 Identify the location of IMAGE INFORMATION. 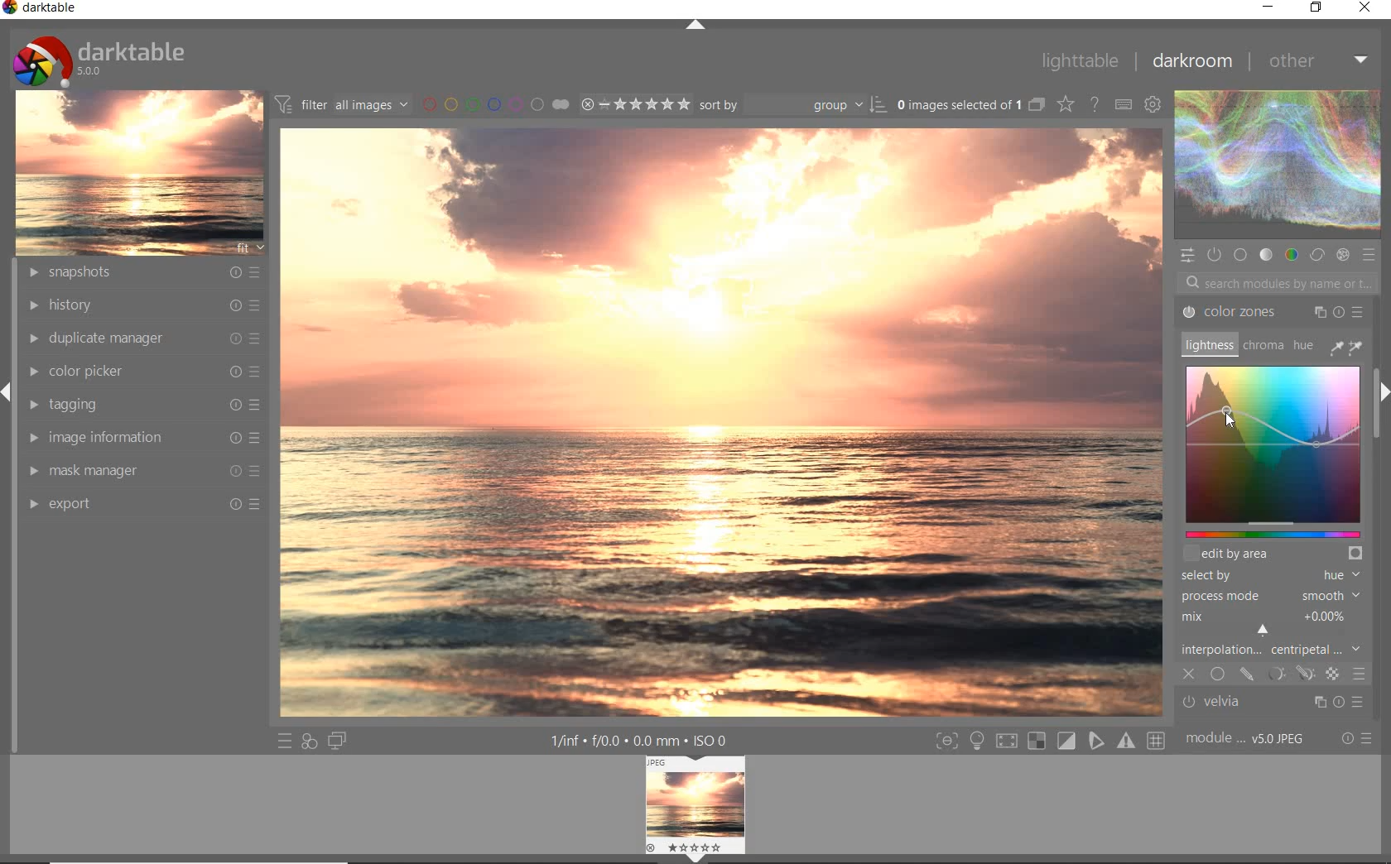
(145, 437).